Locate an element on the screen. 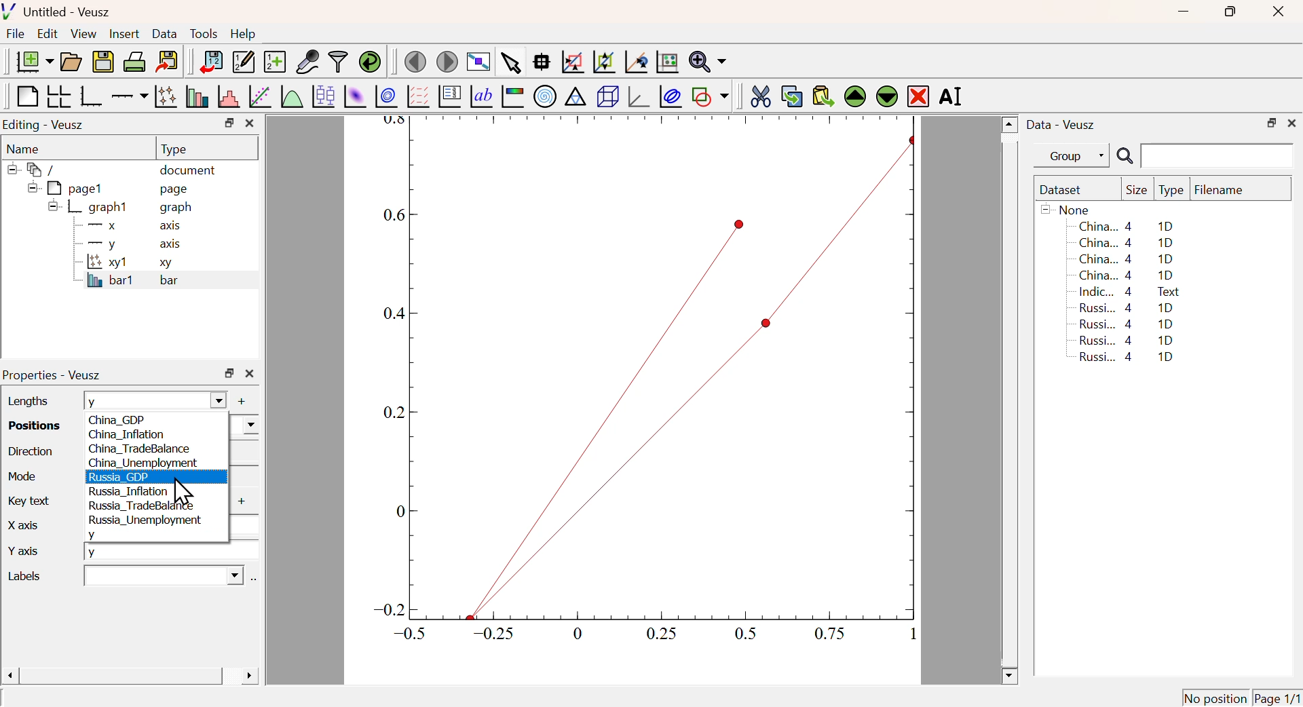 The image size is (1303, 707). China_GDP is located at coordinates (127, 420).